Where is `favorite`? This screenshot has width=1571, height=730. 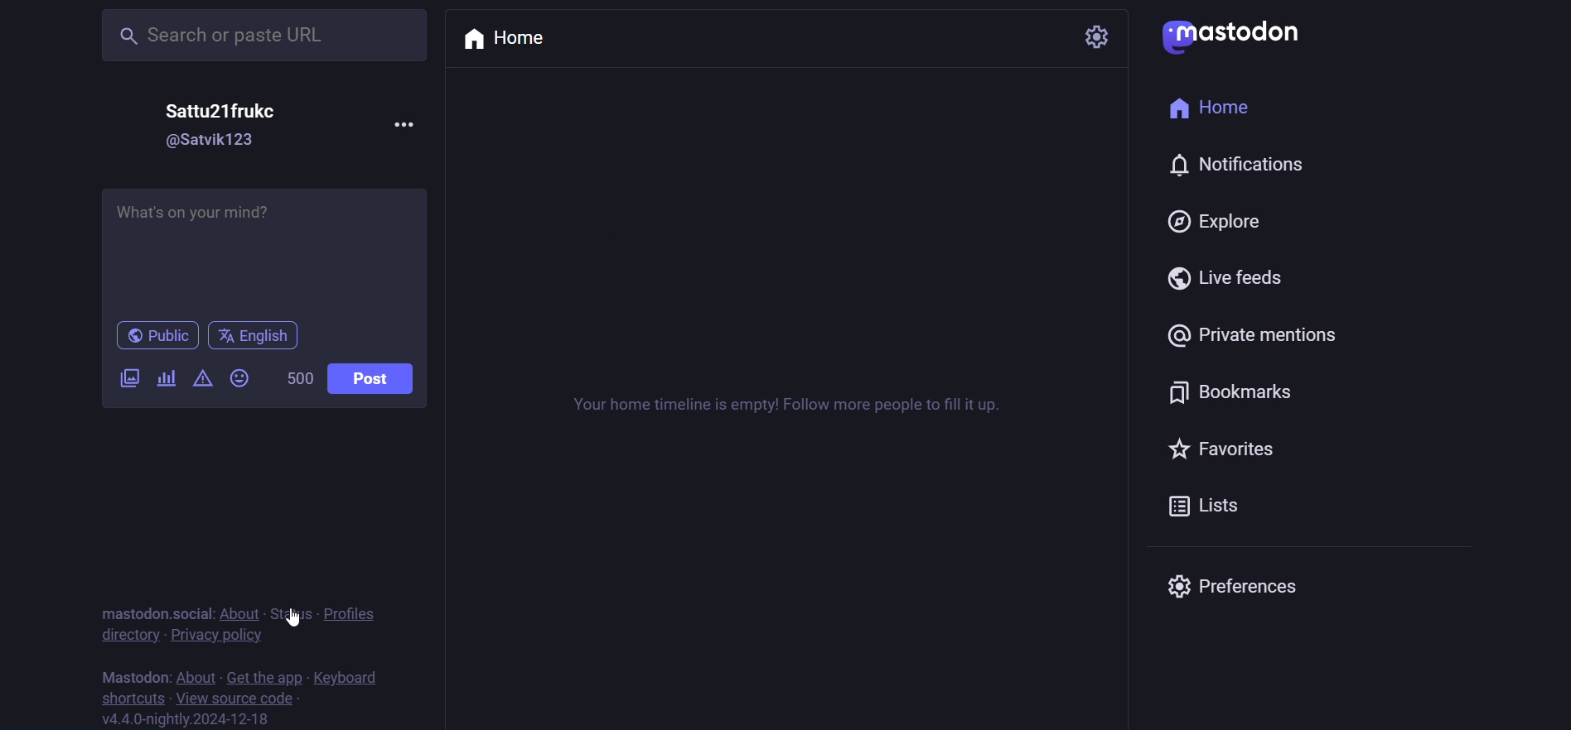
favorite is located at coordinates (1221, 451).